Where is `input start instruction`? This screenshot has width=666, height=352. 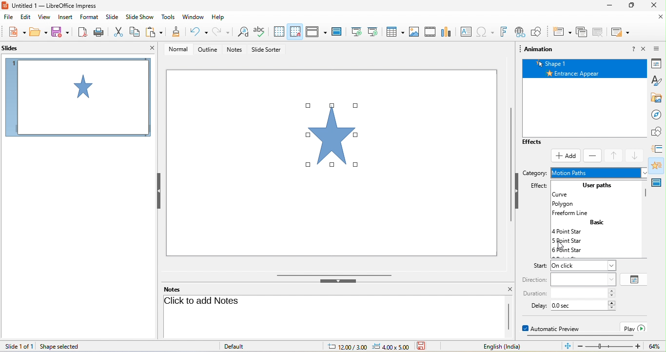 input start instruction is located at coordinates (583, 266).